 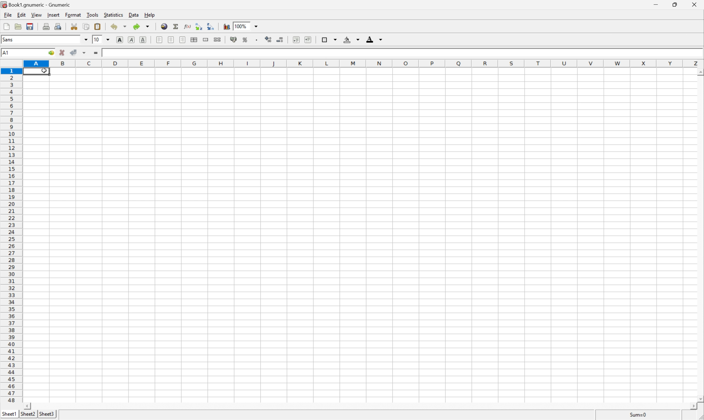 I want to click on Cells, so click(x=371, y=240).